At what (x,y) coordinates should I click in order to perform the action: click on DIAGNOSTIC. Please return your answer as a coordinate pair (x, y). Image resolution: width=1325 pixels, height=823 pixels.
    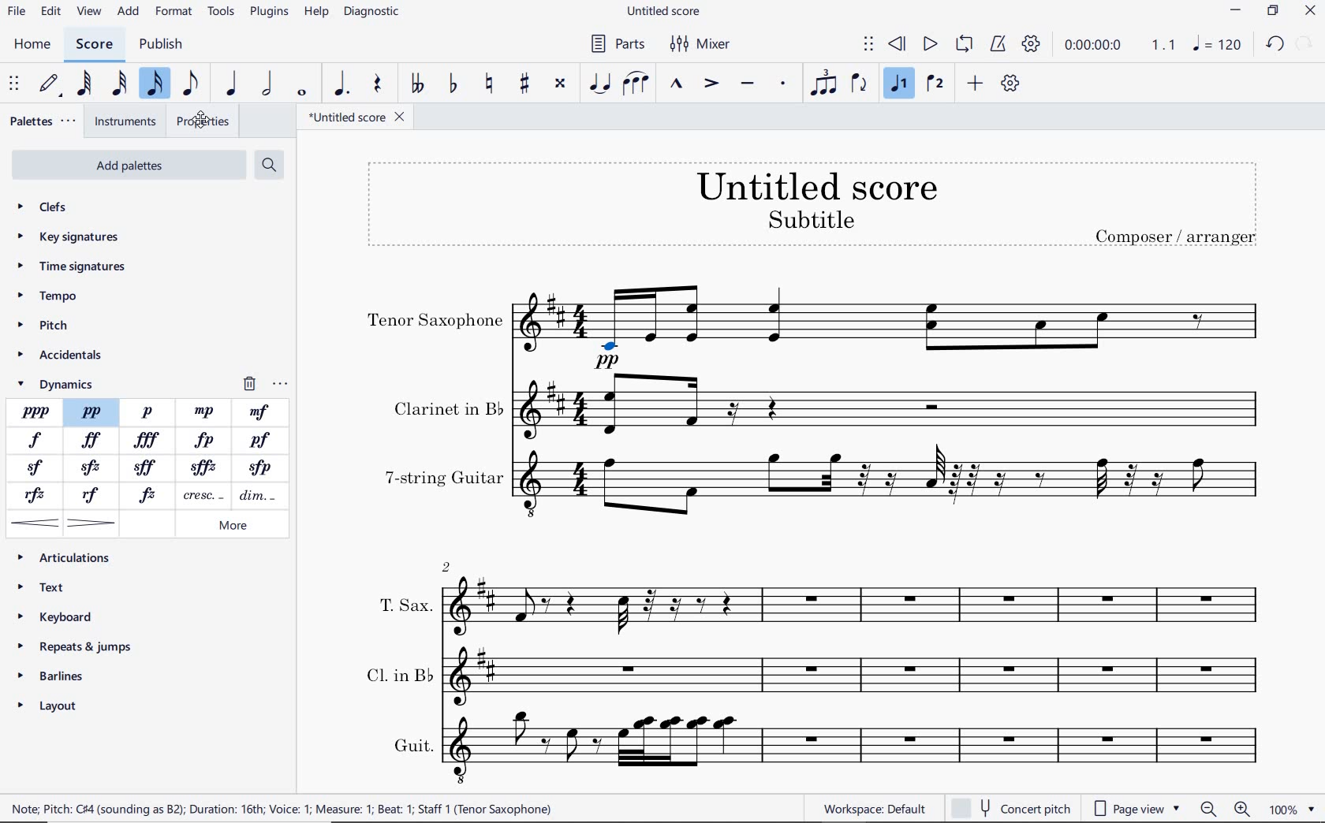
    Looking at the image, I should click on (372, 13).